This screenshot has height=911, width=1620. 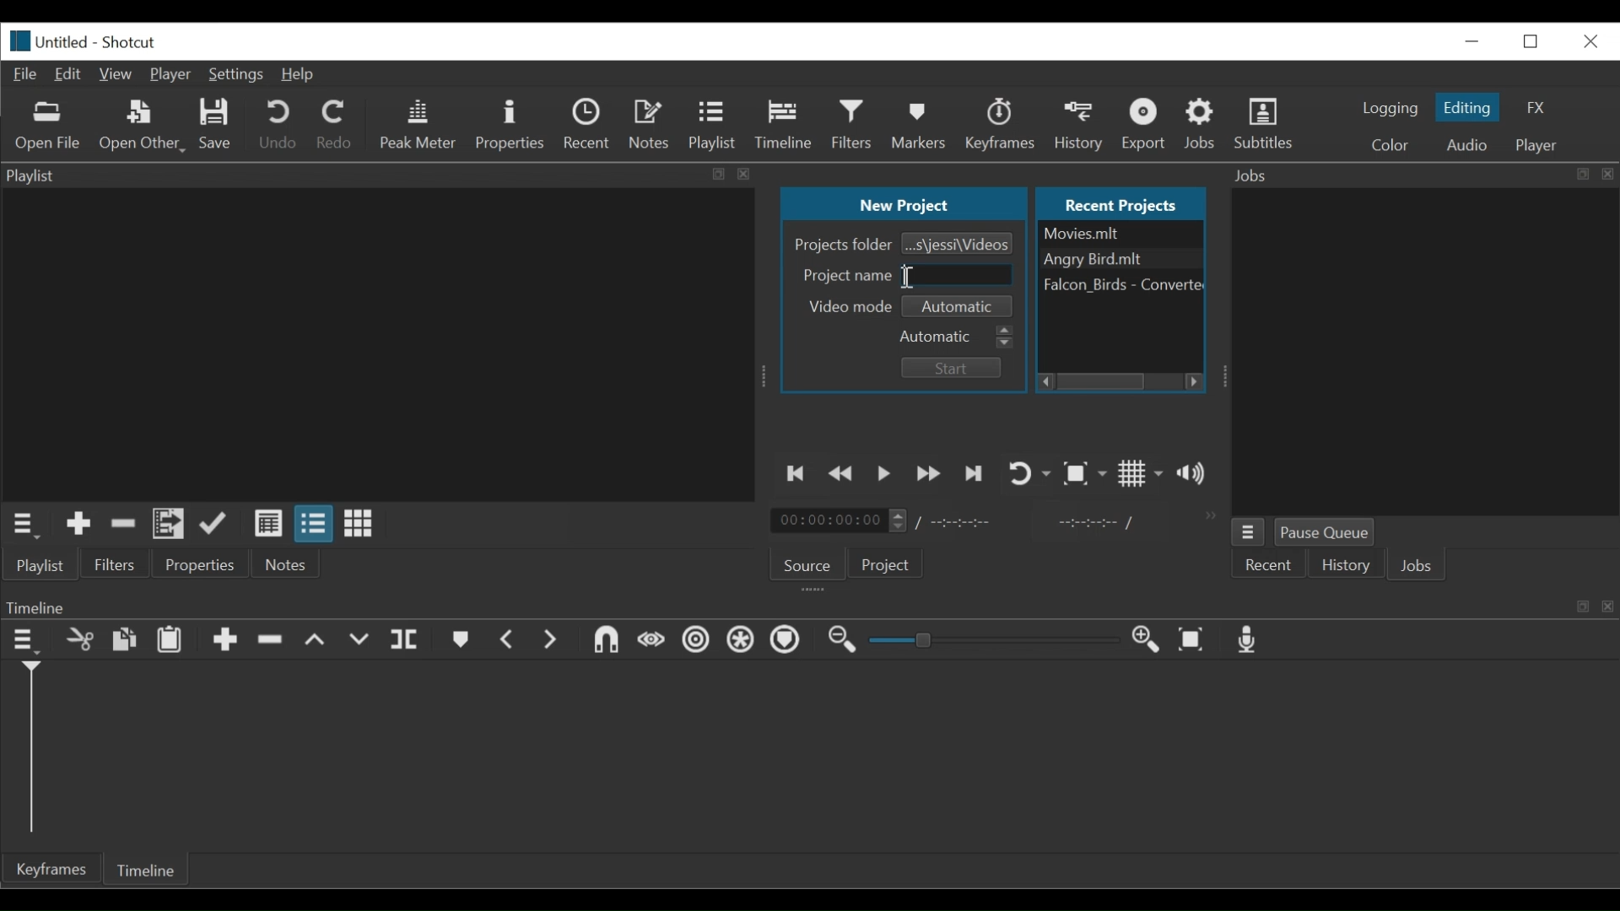 What do you see at coordinates (47, 127) in the screenshot?
I see `Open File` at bounding box center [47, 127].